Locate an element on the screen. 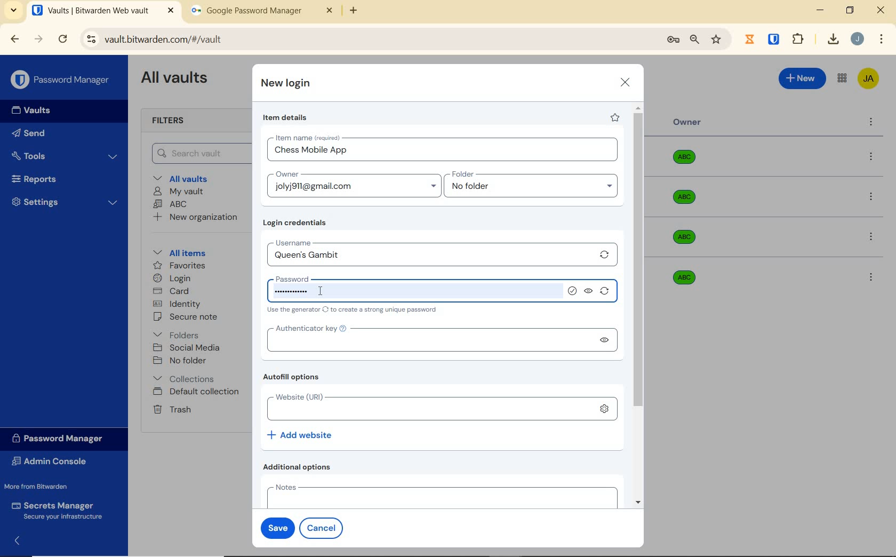 This screenshot has height=557, width=896. Owner organization is located at coordinates (686, 202).